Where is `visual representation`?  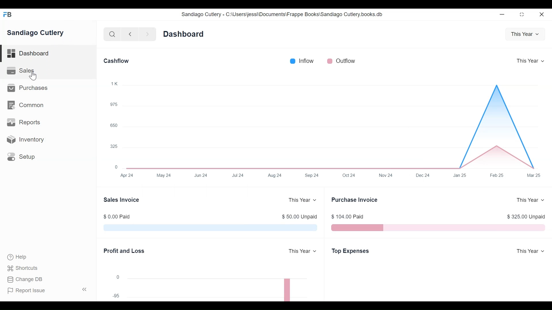
visual representation is located at coordinates (439, 228).